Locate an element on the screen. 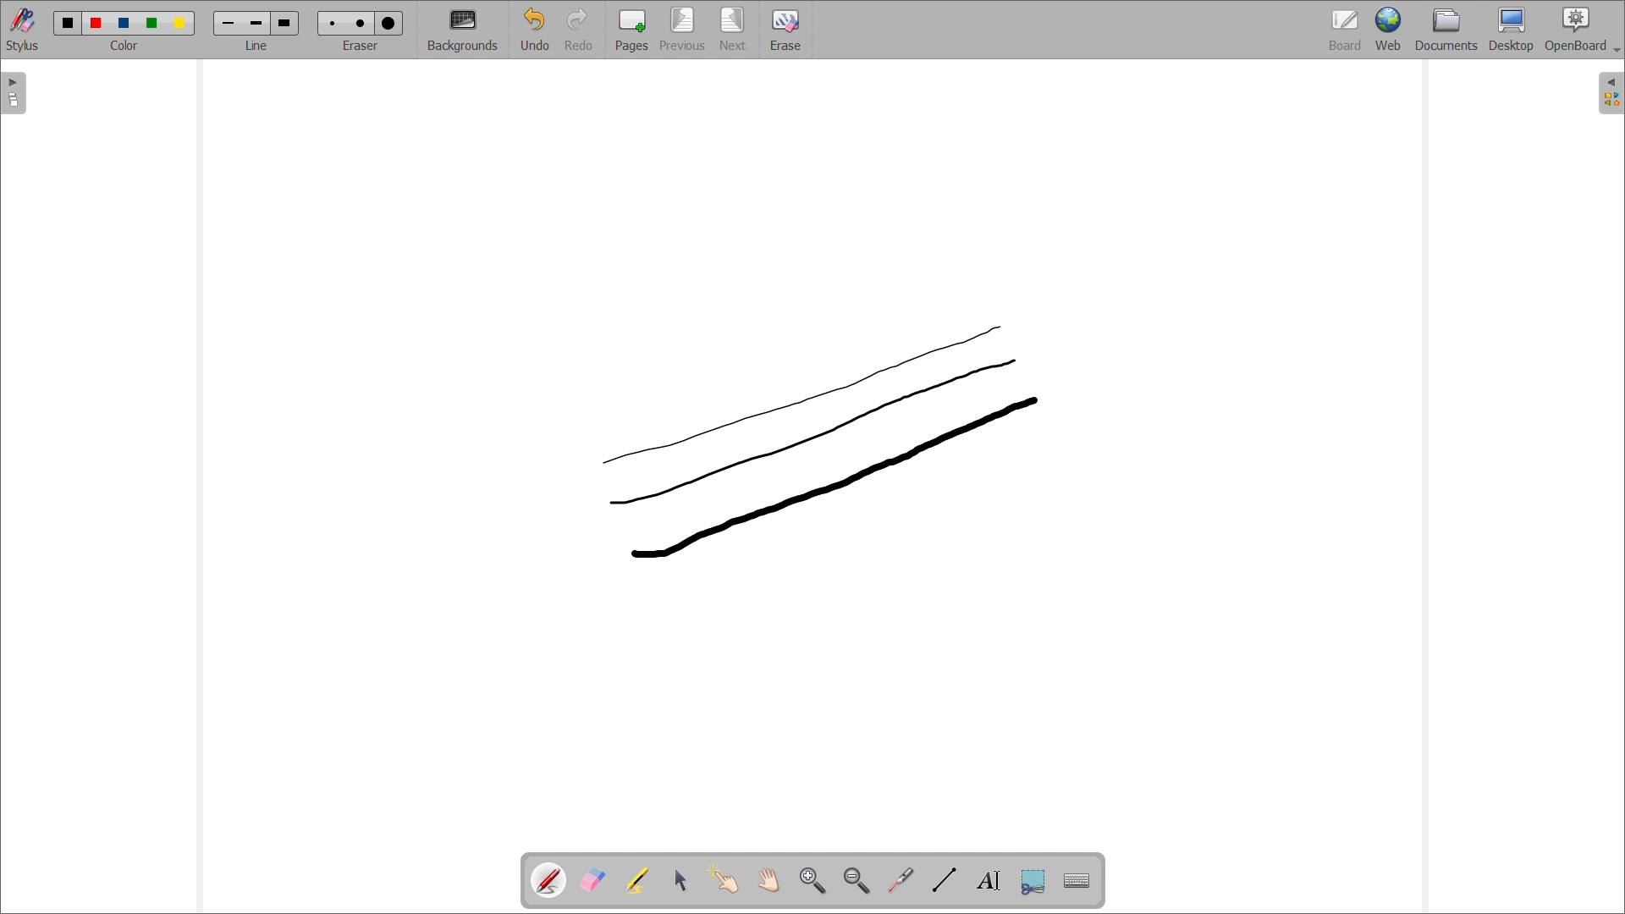 The width and height of the screenshot is (1625, 914). web is located at coordinates (1388, 30).